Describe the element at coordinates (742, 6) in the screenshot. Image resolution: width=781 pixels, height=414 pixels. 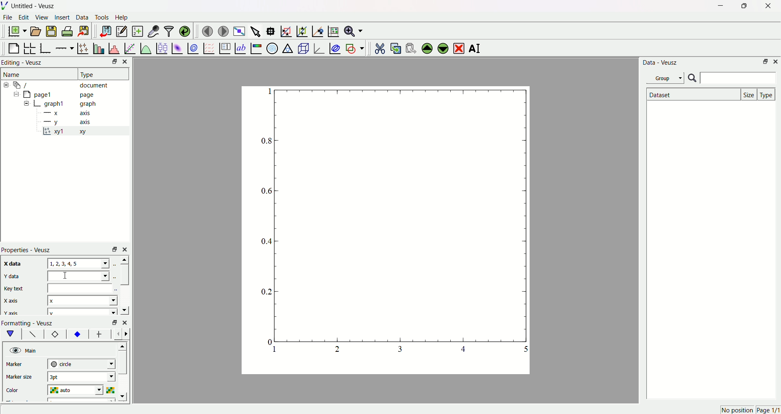
I see `Maximize` at that location.